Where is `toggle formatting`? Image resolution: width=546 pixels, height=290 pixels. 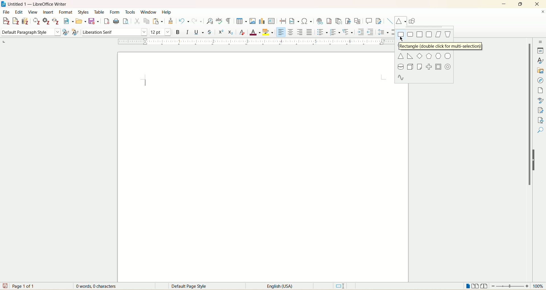
toggle formatting is located at coordinates (228, 21).